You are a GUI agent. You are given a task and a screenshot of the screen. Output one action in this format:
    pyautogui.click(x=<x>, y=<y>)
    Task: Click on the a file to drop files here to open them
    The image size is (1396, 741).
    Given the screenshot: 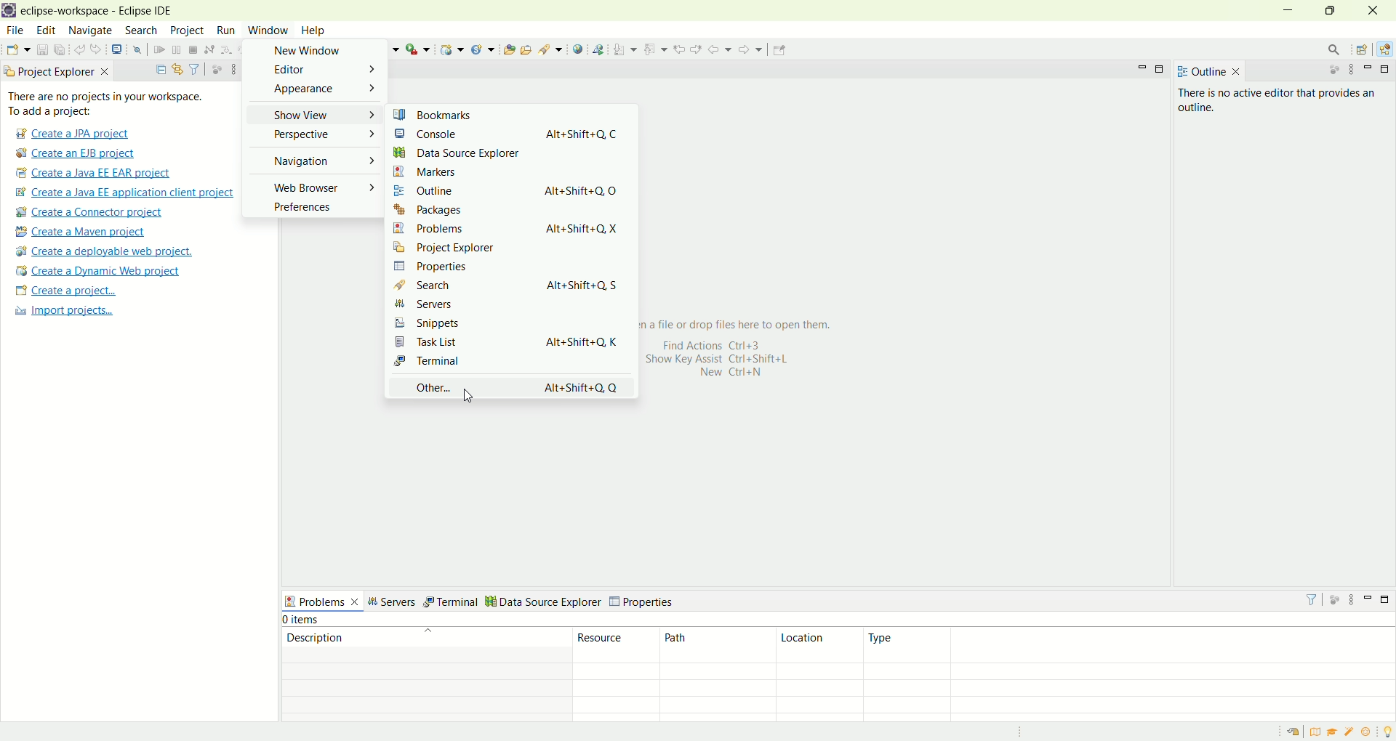 What is the action you would take?
    pyautogui.click(x=766, y=325)
    